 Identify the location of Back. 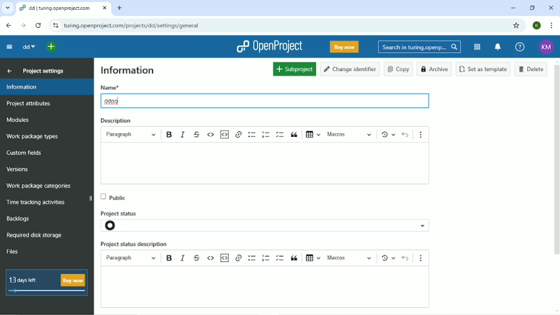
(10, 26).